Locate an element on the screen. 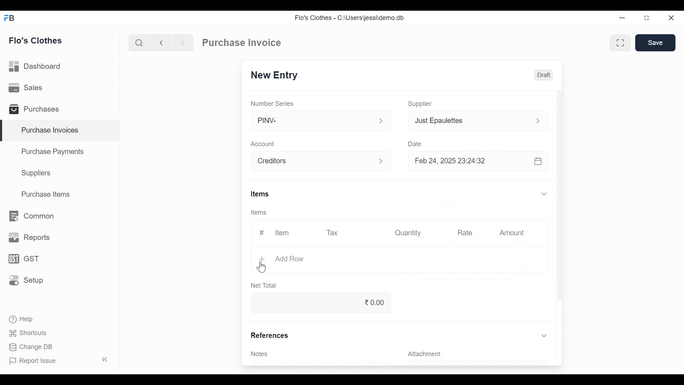  Help is located at coordinates (24, 319).